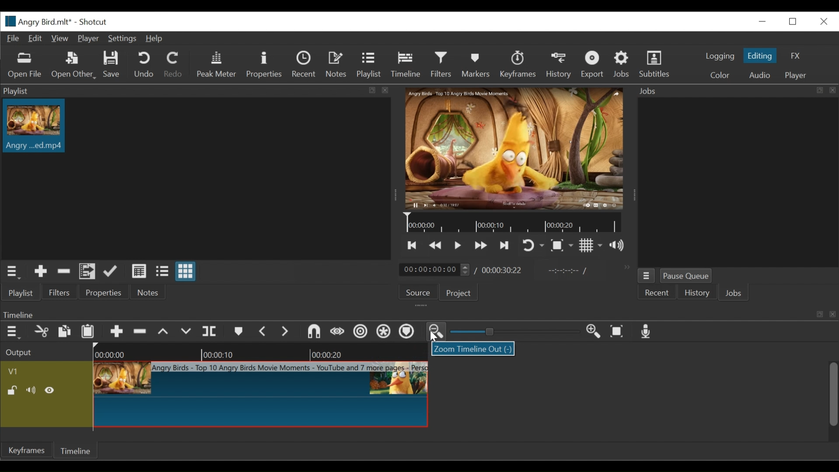  Describe the element at coordinates (458, 293) in the screenshot. I see `Project` at that location.